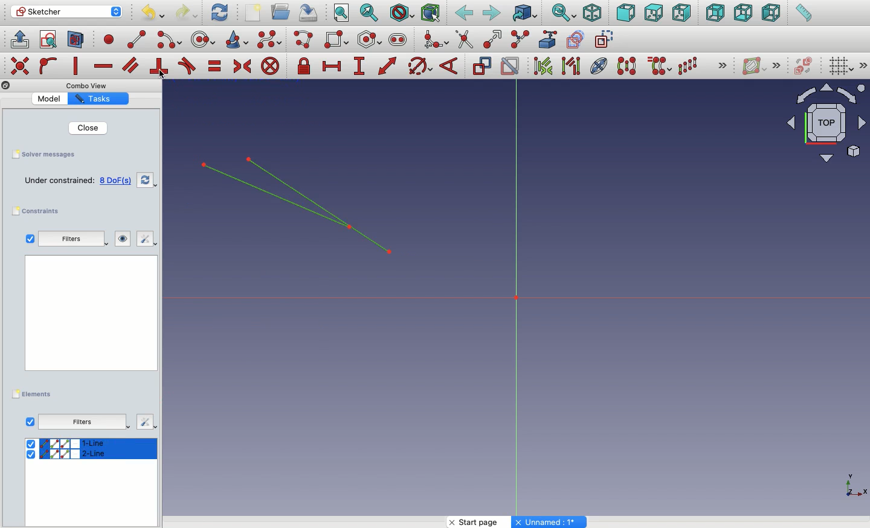 This screenshot has height=528, width=870. What do you see at coordinates (652, 14) in the screenshot?
I see `Top` at bounding box center [652, 14].